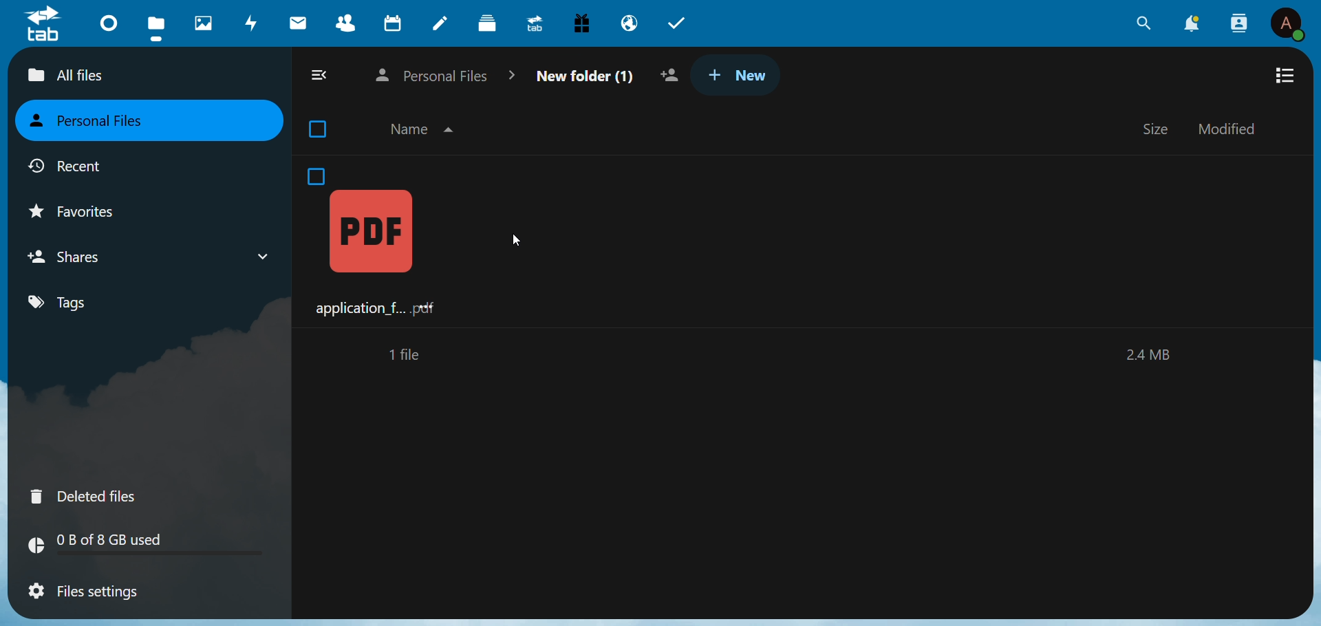 The height and width of the screenshot is (626, 1321). I want to click on email, so click(629, 24).